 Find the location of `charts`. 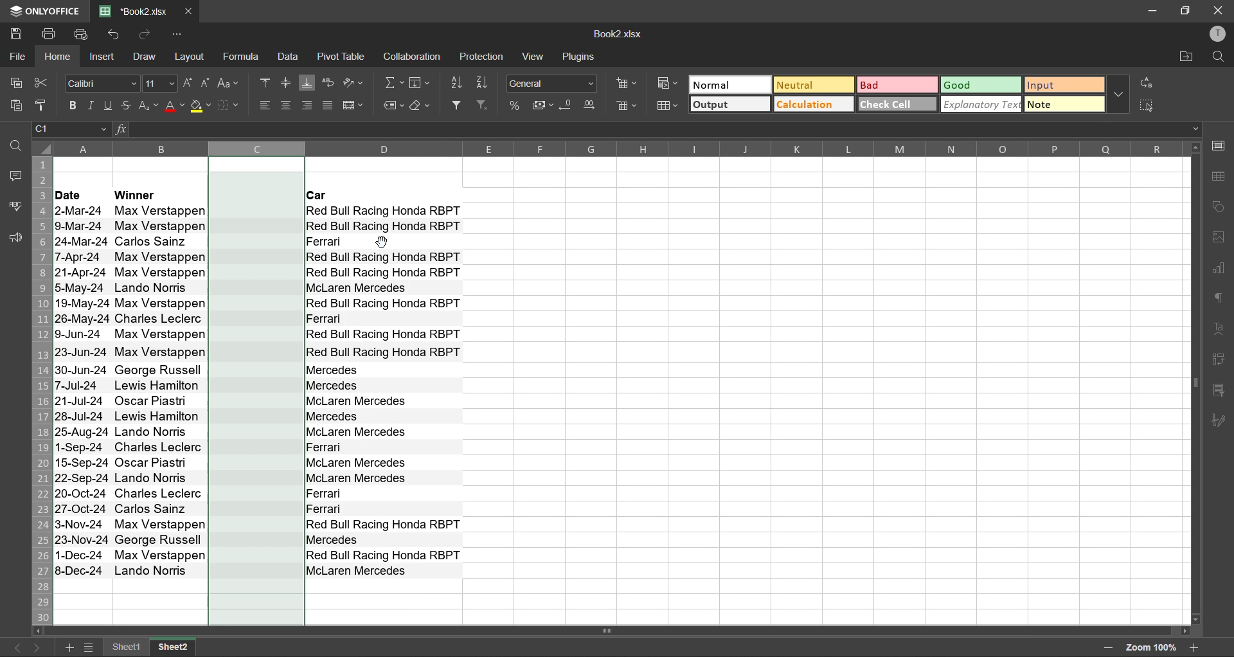

charts is located at coordinates (1221, 270).